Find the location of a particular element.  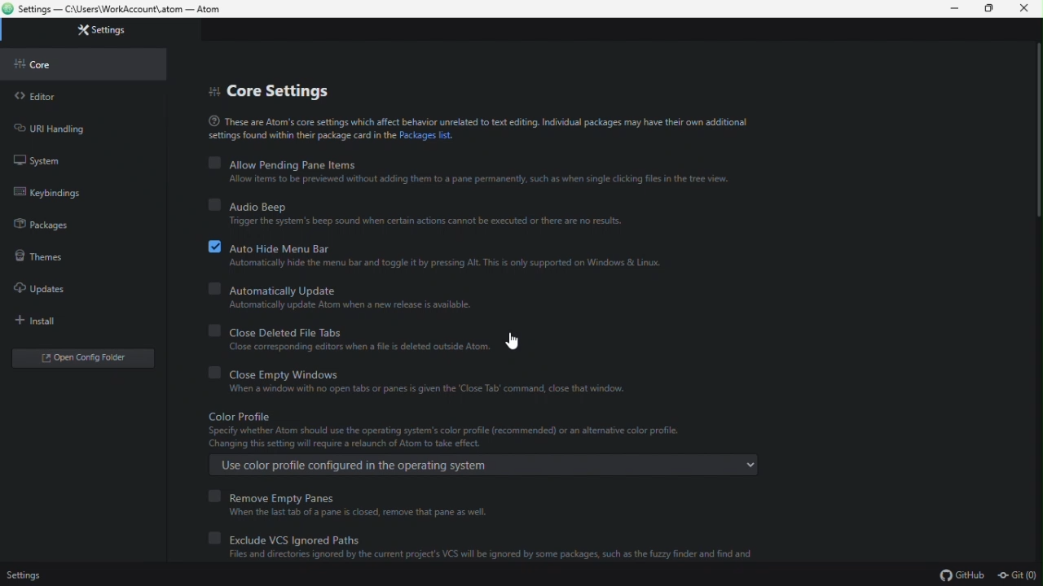

settings is located at coordinates (90, 33).